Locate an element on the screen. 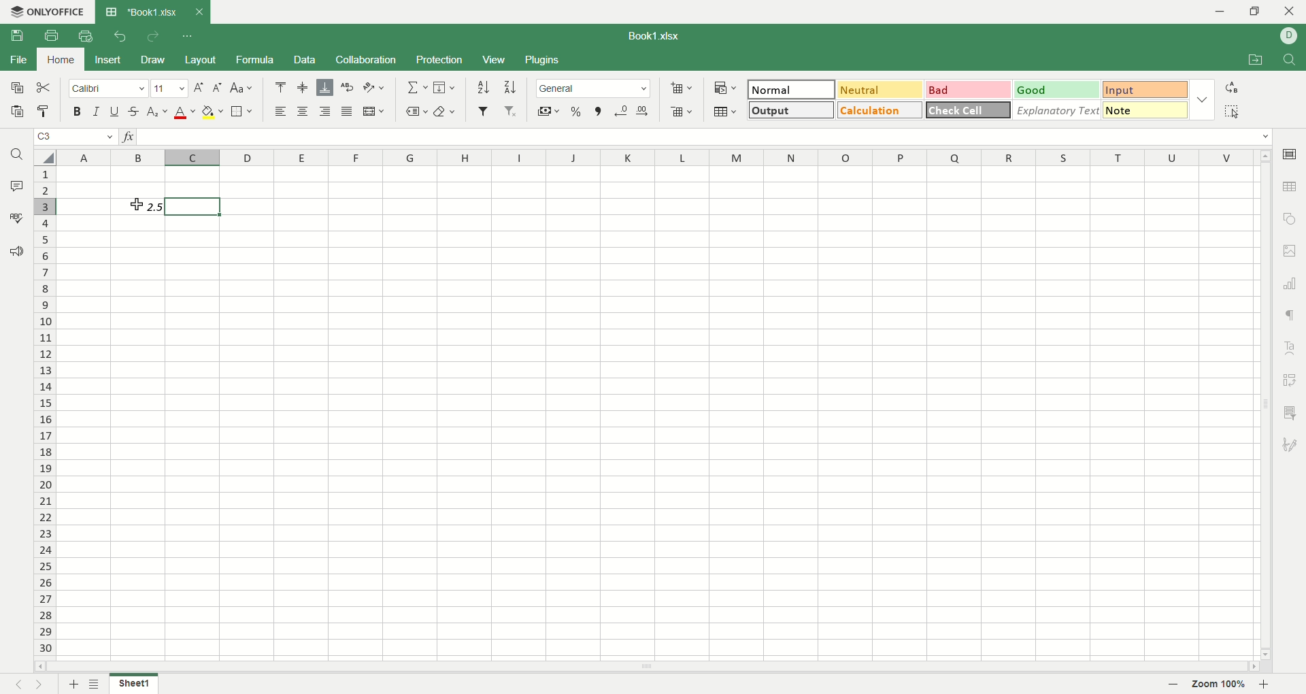  print is located at coordinates (54, 37).